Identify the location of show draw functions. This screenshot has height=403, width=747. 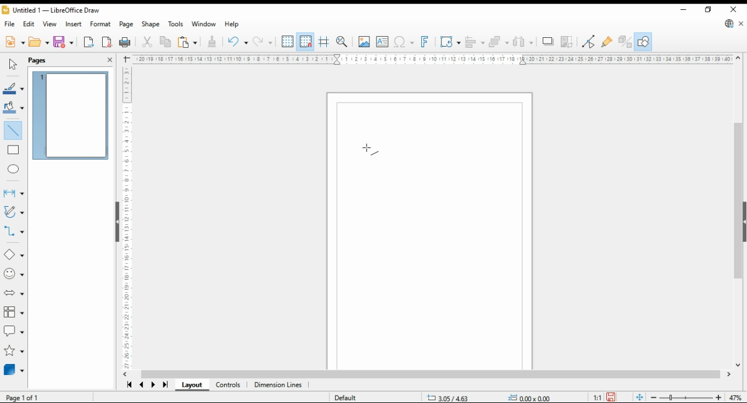
(643, 41).